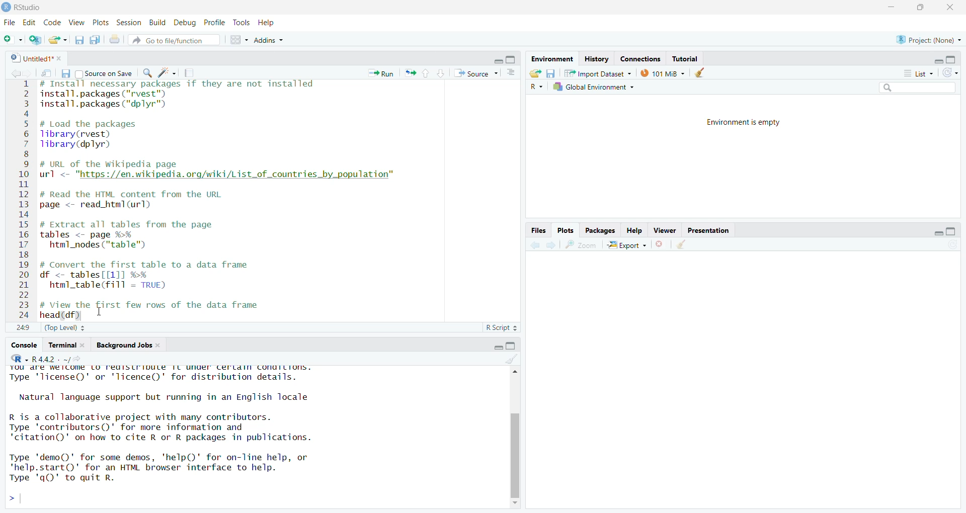 The height and width of the screenshot is (513, 966). What do you see at coordinates (15, 499) in the screenshot?
I see `start typing` at bounding box center [15, 499].